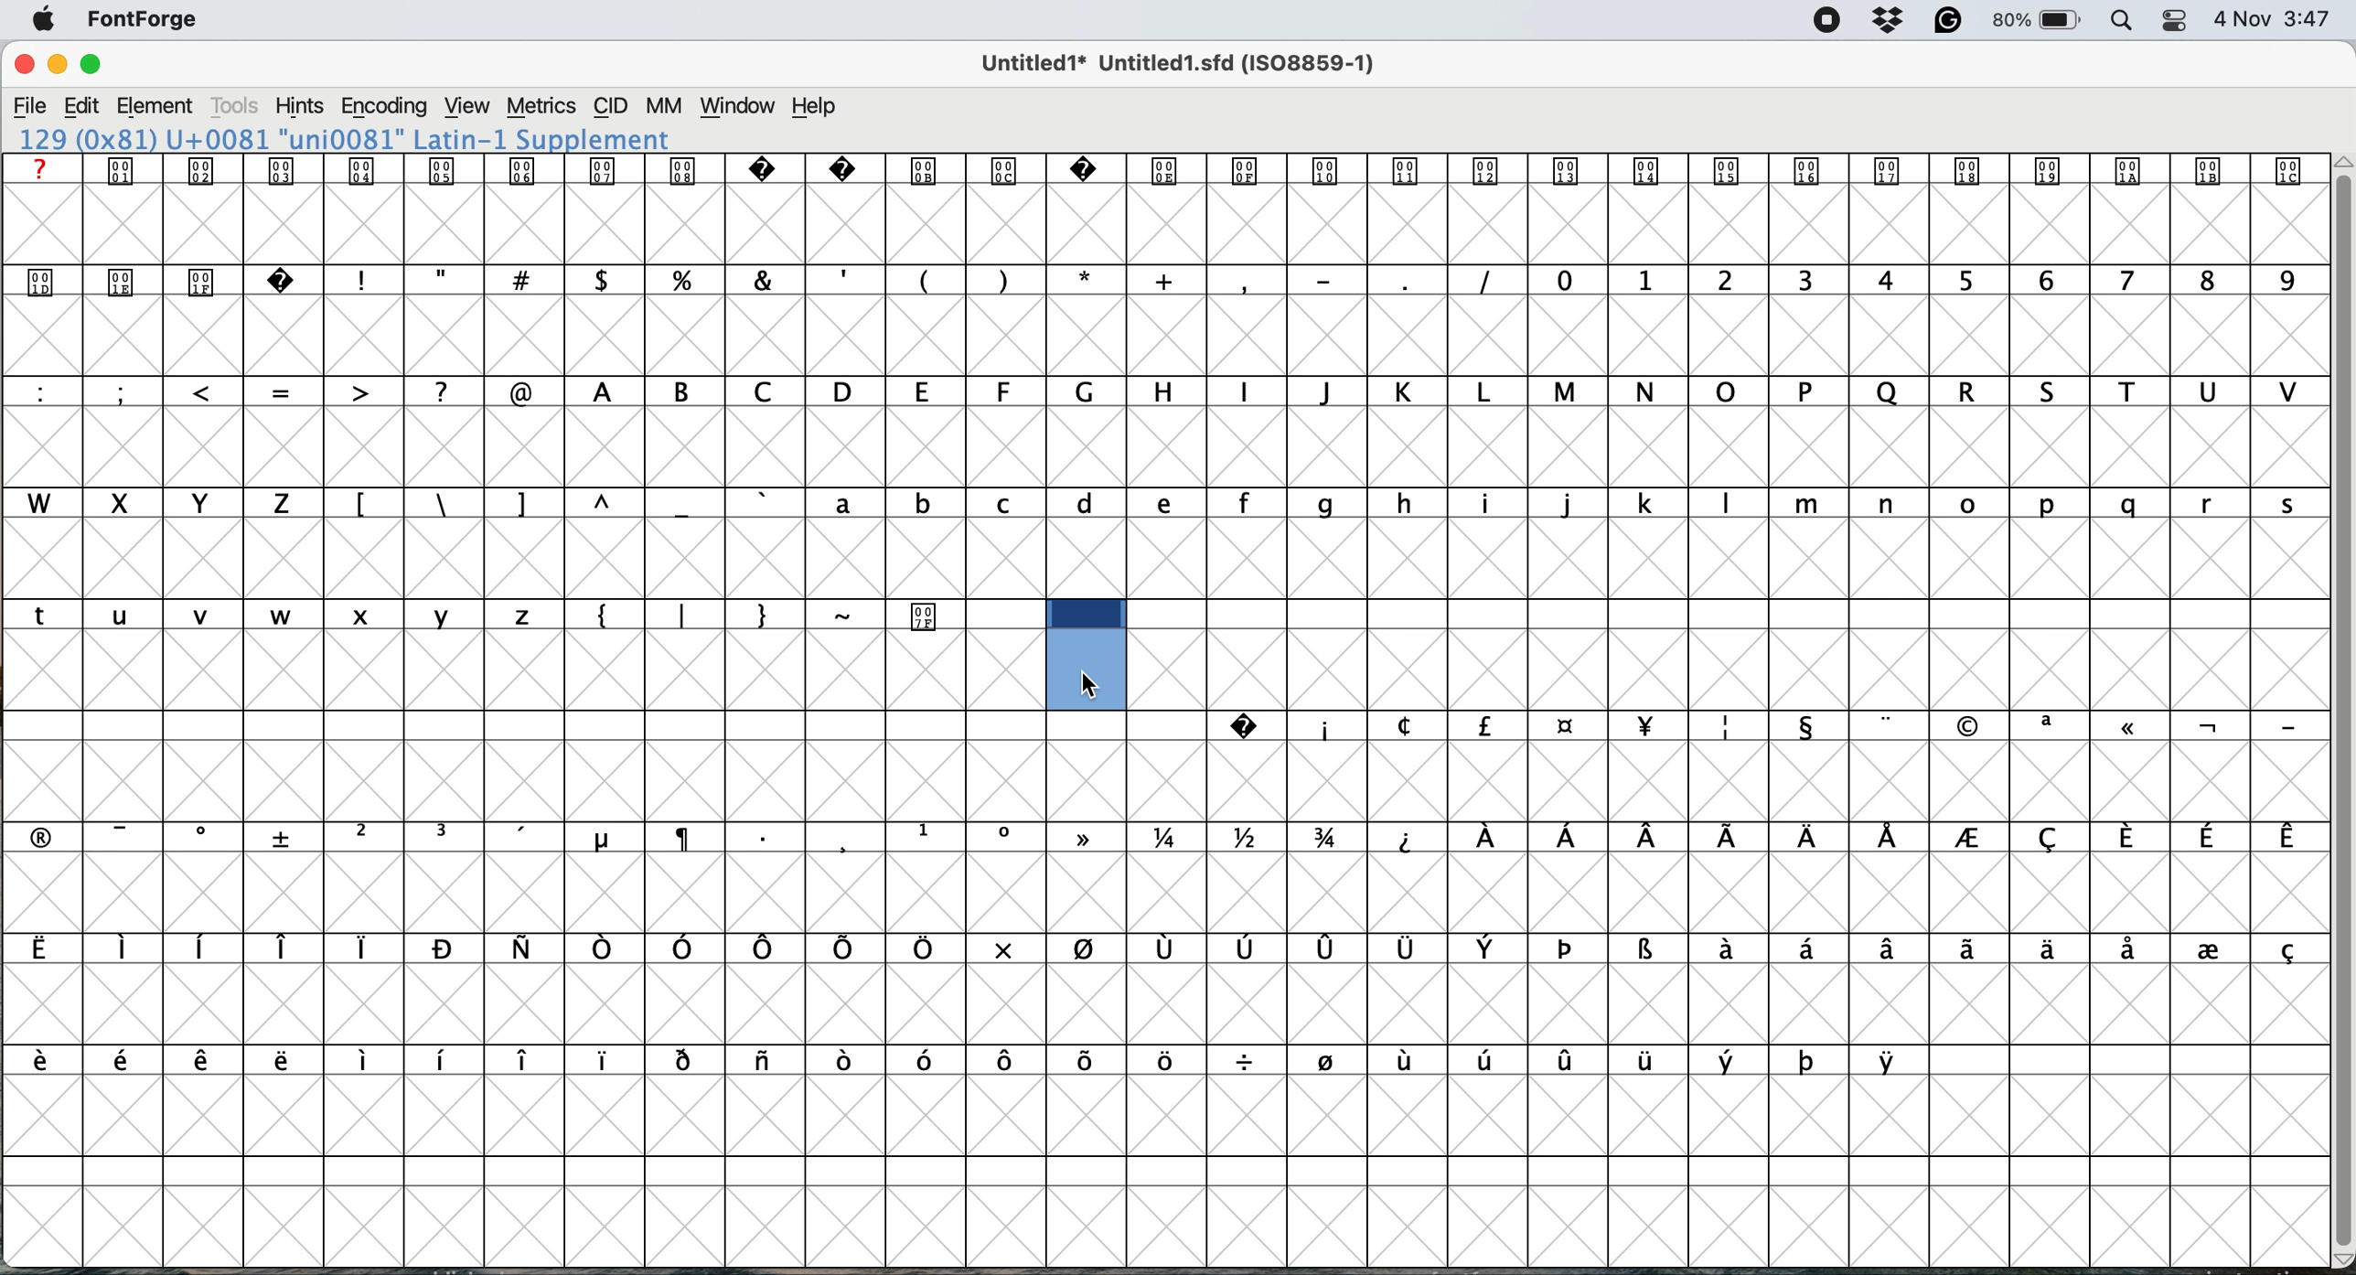 Image resolution: width=2356 pixels, height=1275 pixels. What do you see at coordinates (1162, 284) in the screenshot?
I see `Uppercase & Numerals` at bounding box center [1162, 284].